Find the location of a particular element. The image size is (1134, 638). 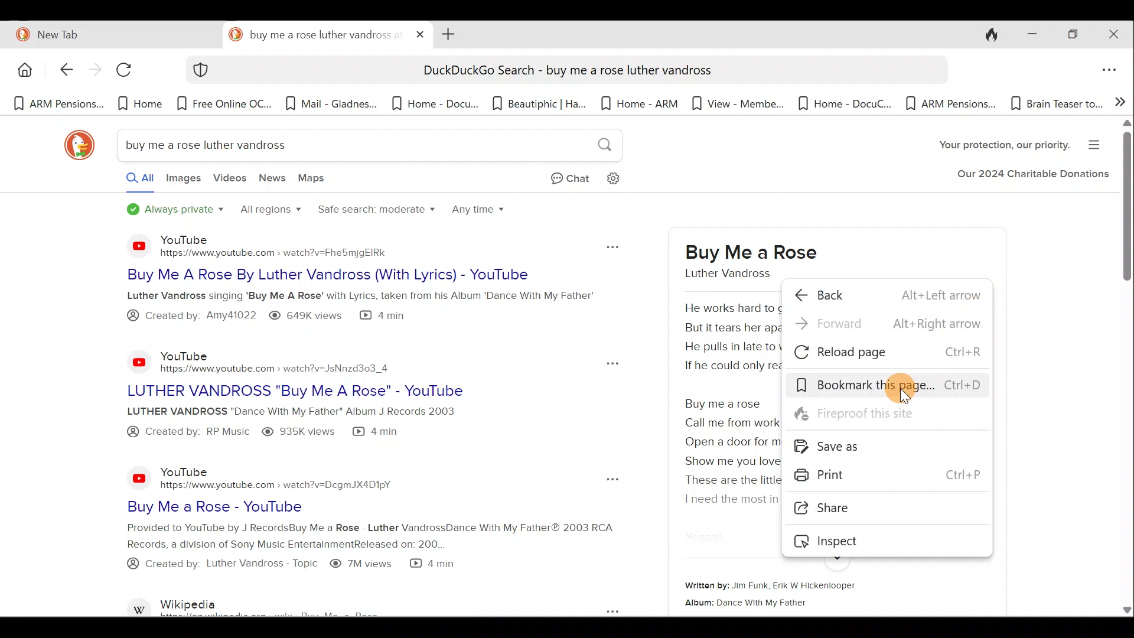

Forward is located at coordinates (93, 71).